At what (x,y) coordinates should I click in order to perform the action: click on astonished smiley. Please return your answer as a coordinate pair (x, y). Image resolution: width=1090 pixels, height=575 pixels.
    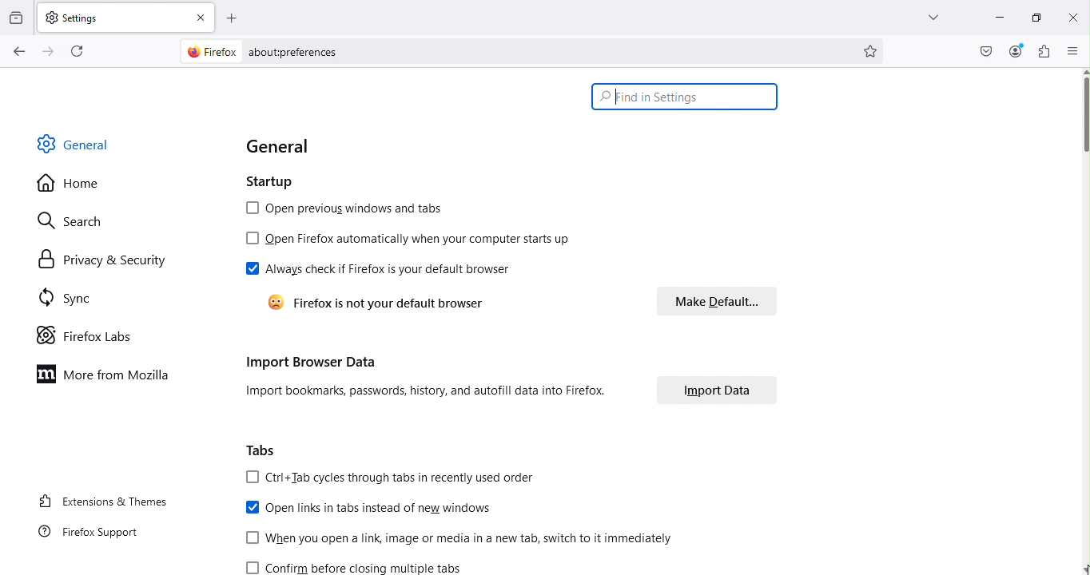
    Looking at the image, I should click on (272, 303).